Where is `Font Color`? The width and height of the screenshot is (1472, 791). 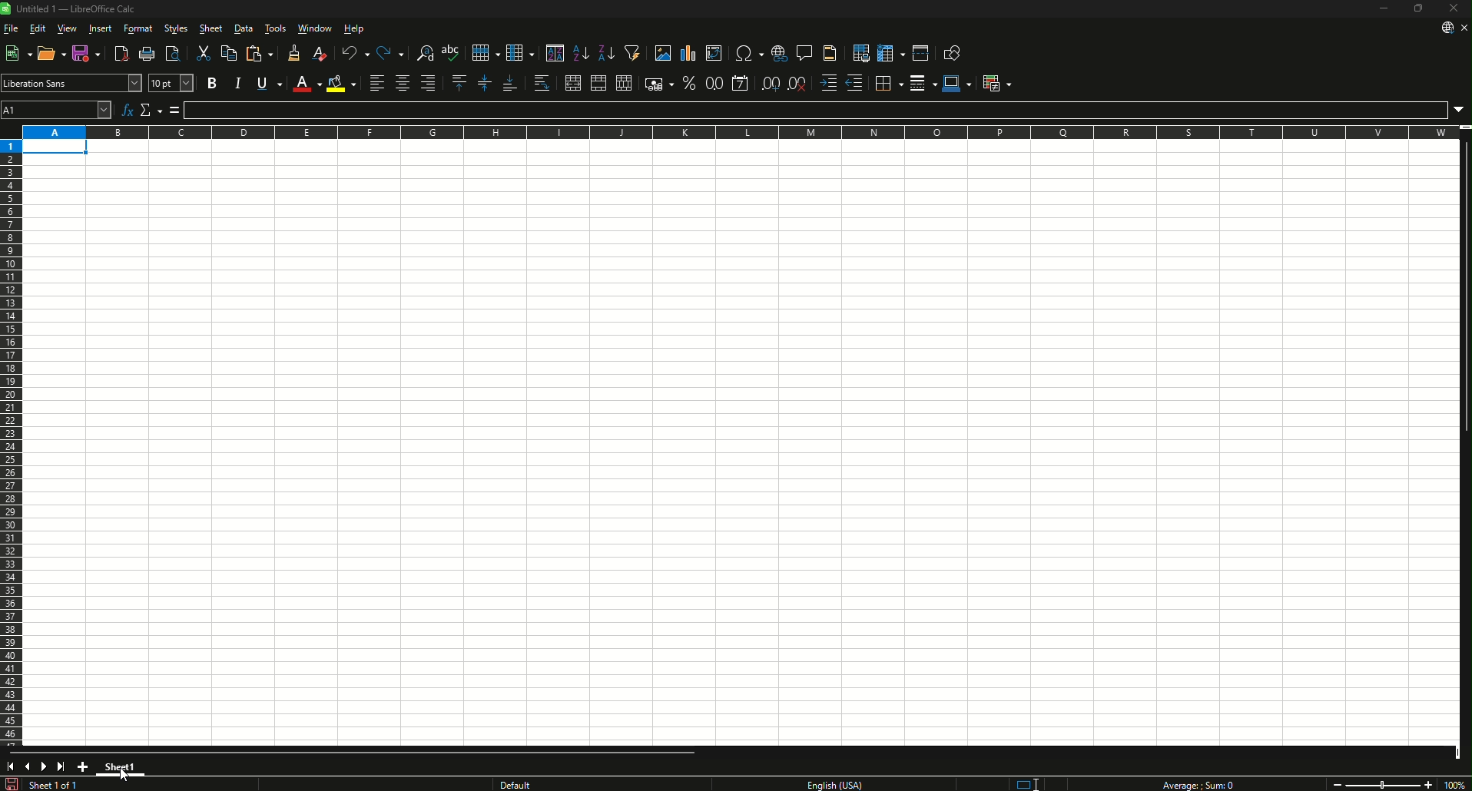
Font Color is located at coordinates (307, 84).